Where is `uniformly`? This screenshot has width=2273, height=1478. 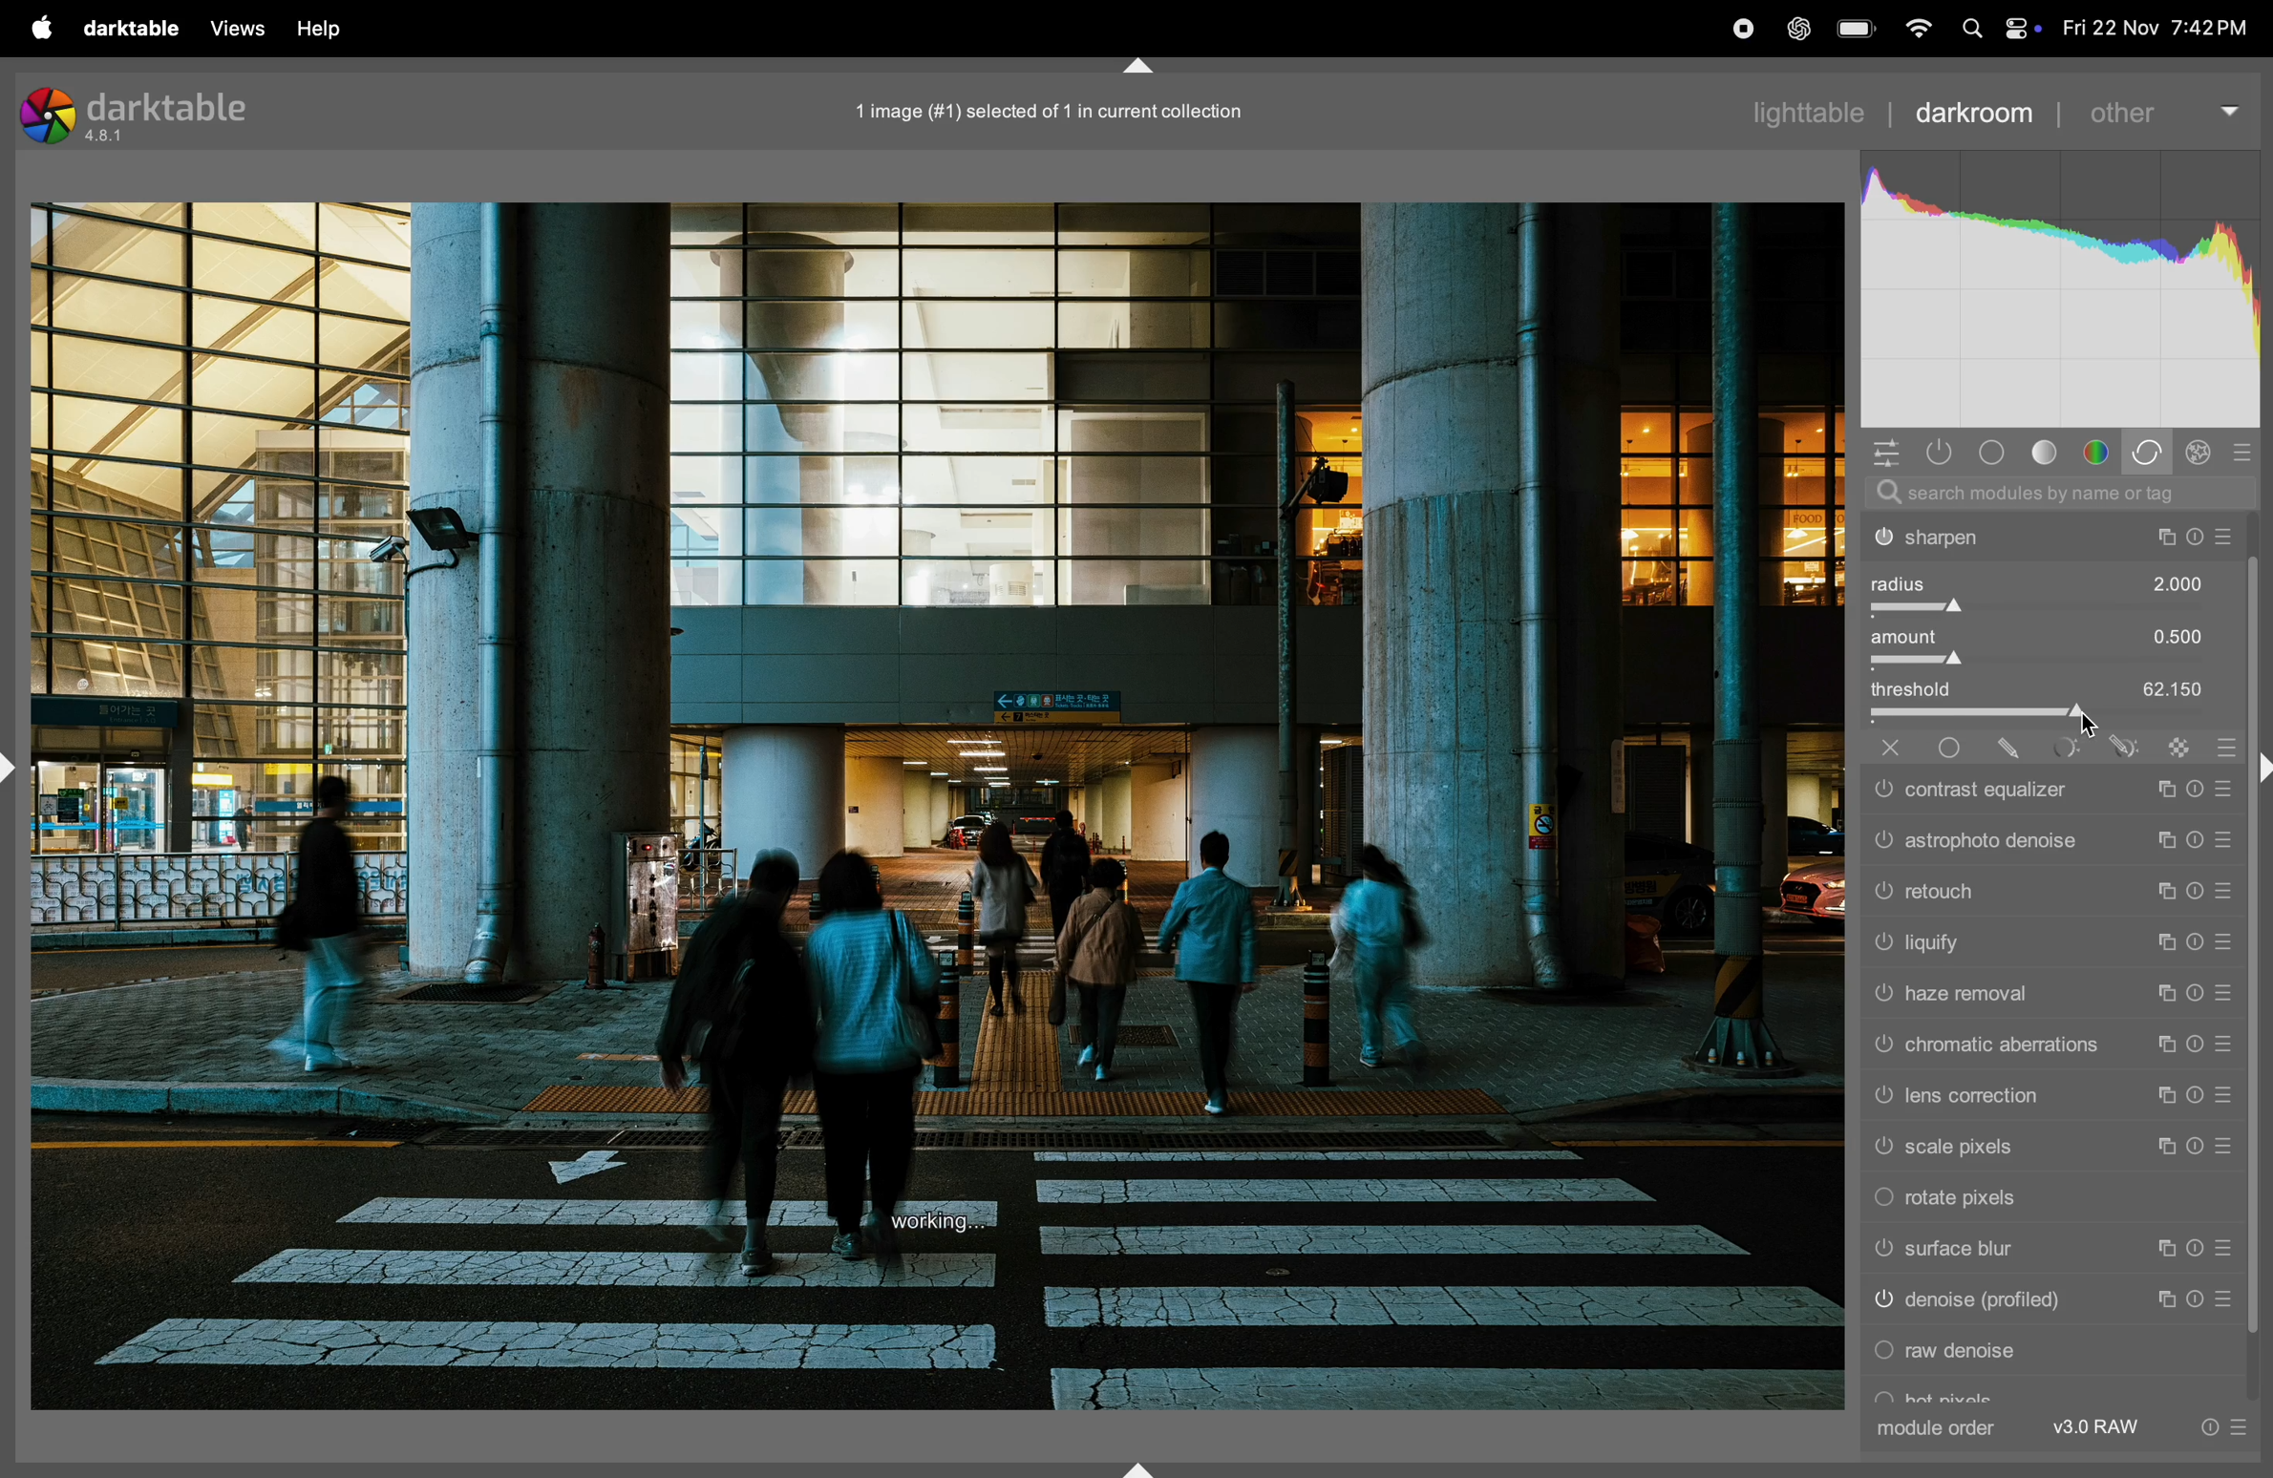
uniformly is located at coordinates (1951, 747).